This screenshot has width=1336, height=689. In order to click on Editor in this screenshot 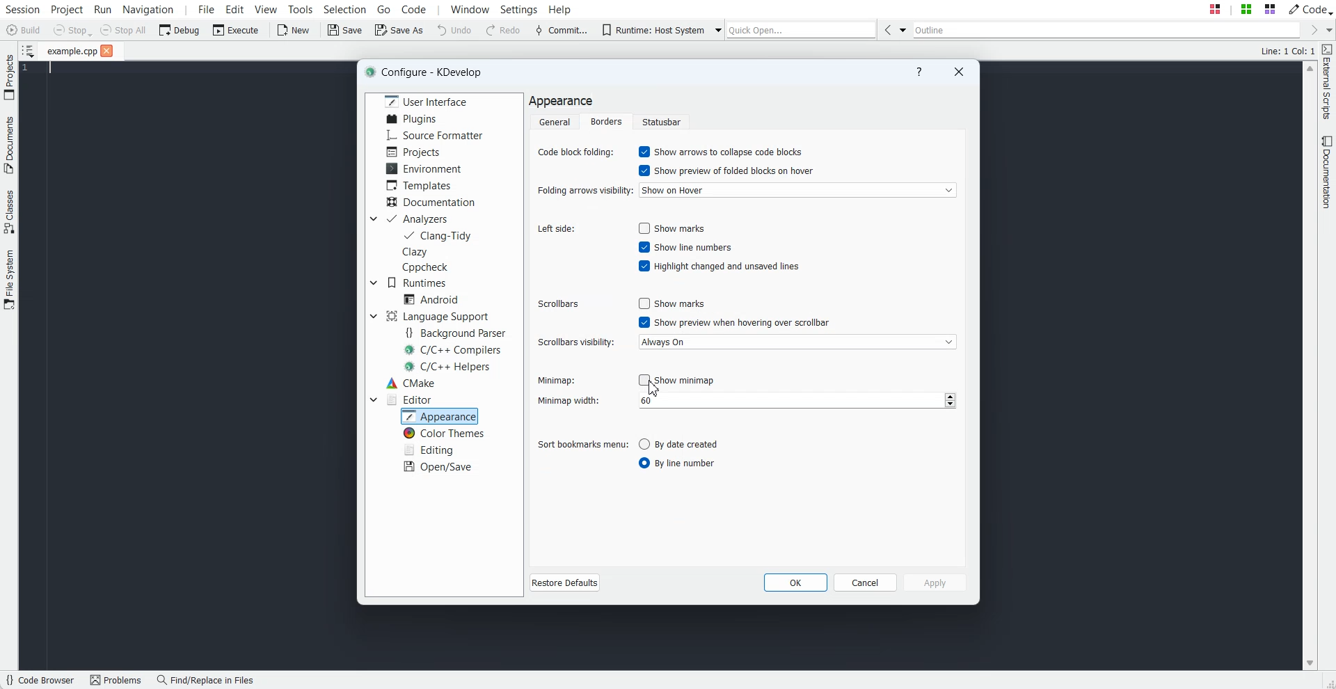, I will do `click(411, 399)`.